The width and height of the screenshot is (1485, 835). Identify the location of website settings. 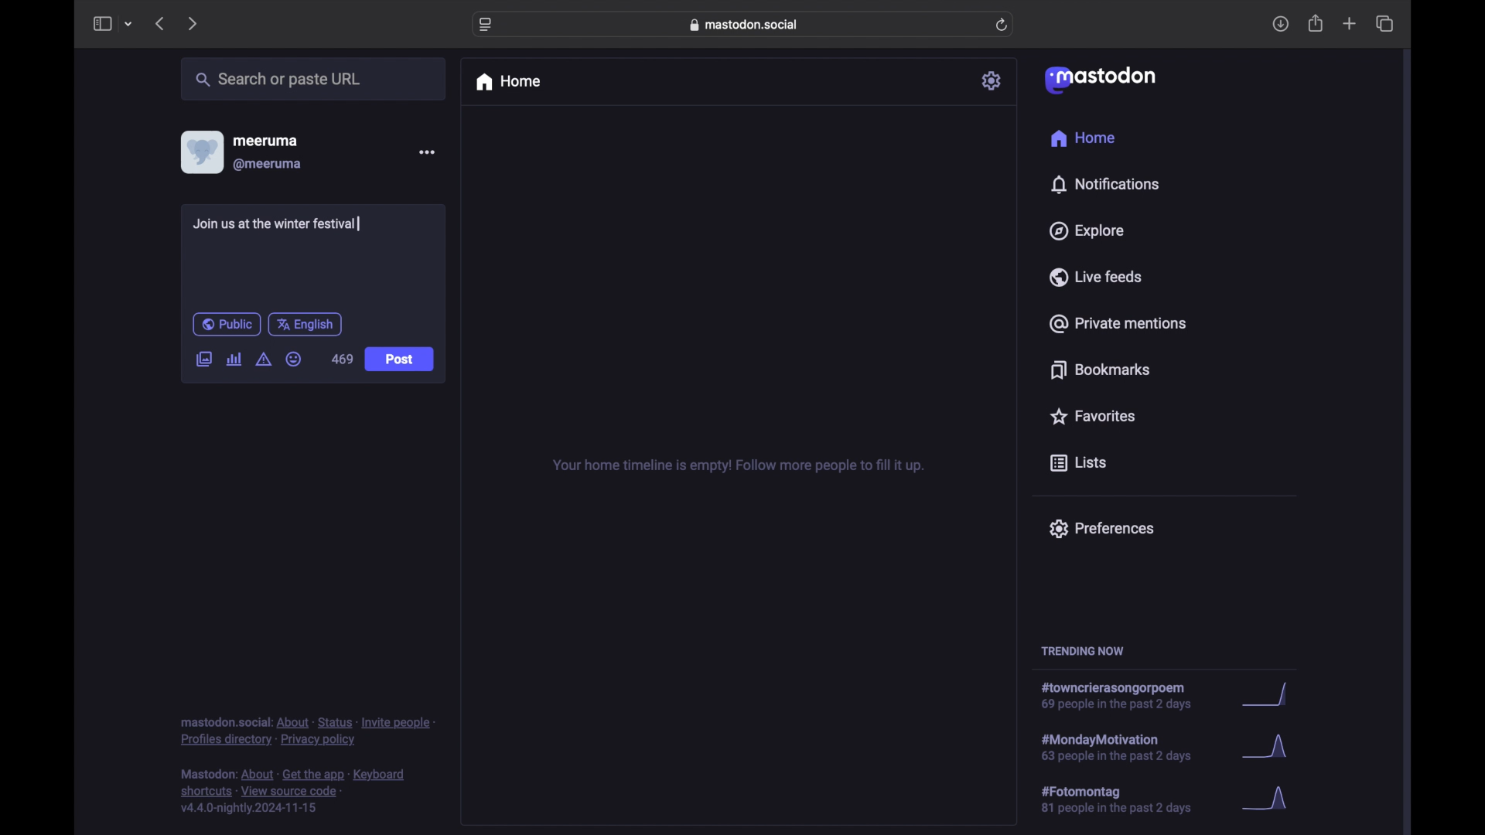
(487, 25).